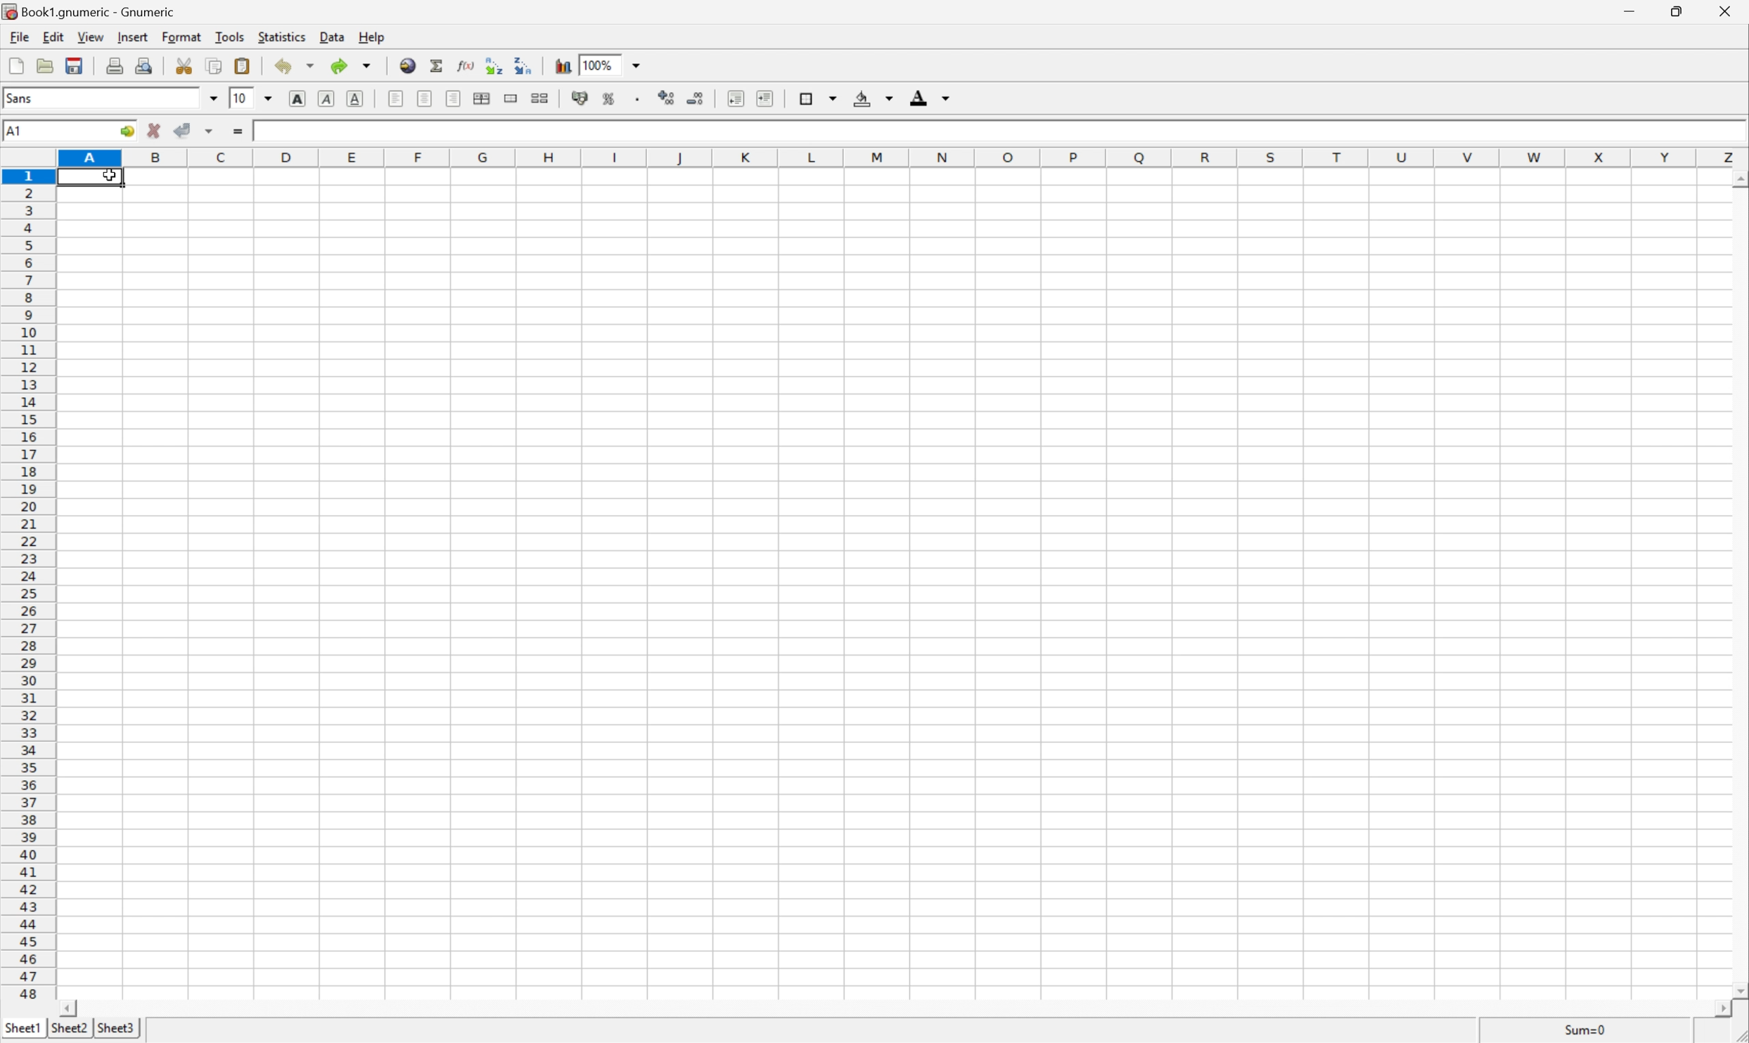 Image resolution: width=1749 pixels, height=1043 pixels. What do you see at coordinates (353, 66) in the screenshot?
I see `redo` at bounding box center [353, 66].